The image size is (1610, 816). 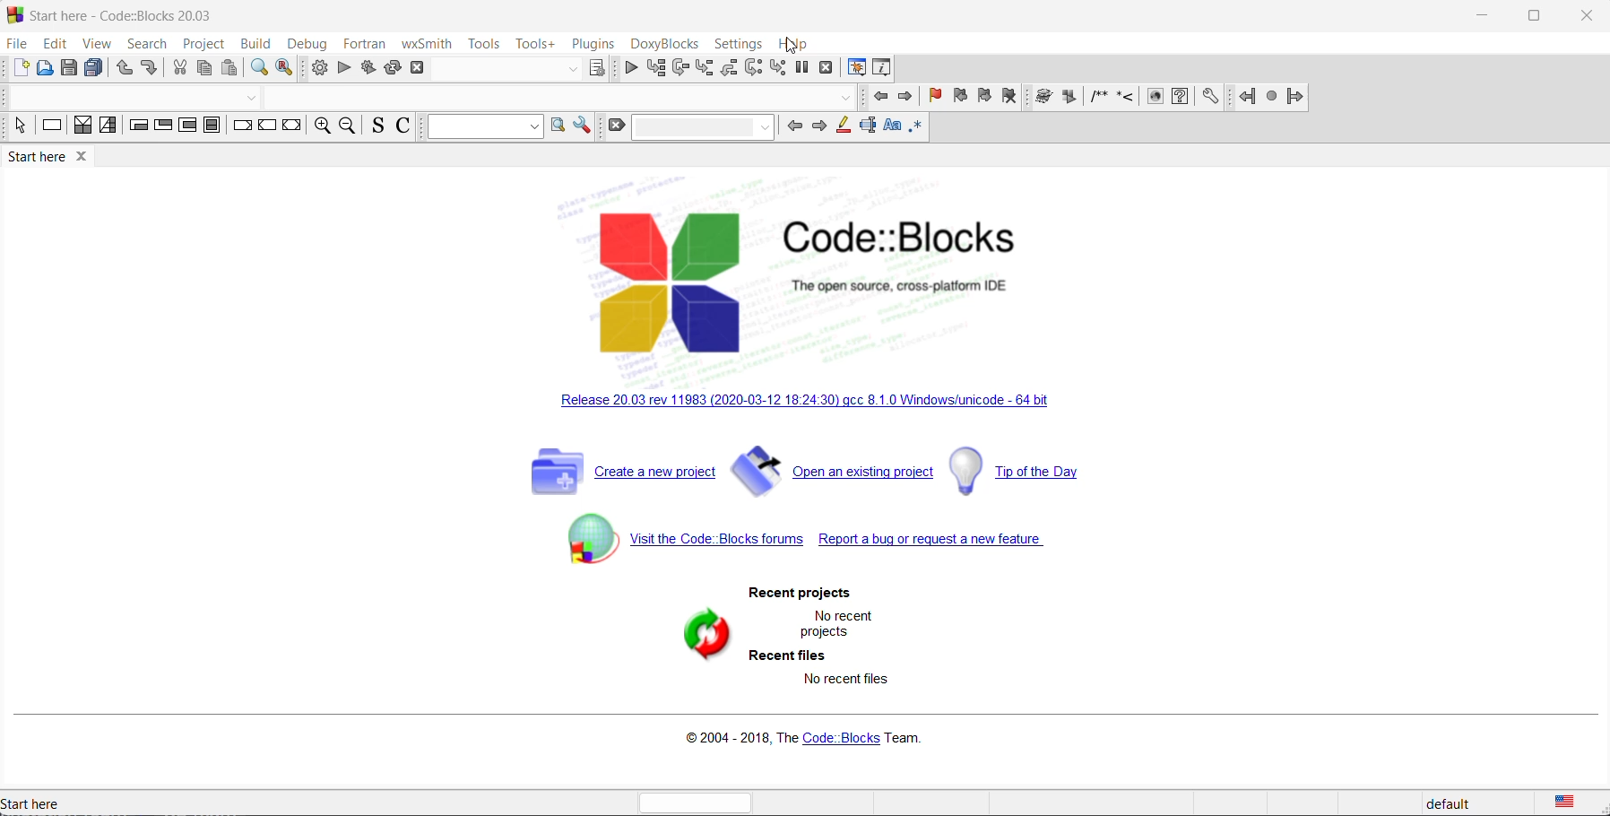 What do you see at coordinates (1156, 98) in the screenshot?
I see `icon` at bounding box center [1156, 98].